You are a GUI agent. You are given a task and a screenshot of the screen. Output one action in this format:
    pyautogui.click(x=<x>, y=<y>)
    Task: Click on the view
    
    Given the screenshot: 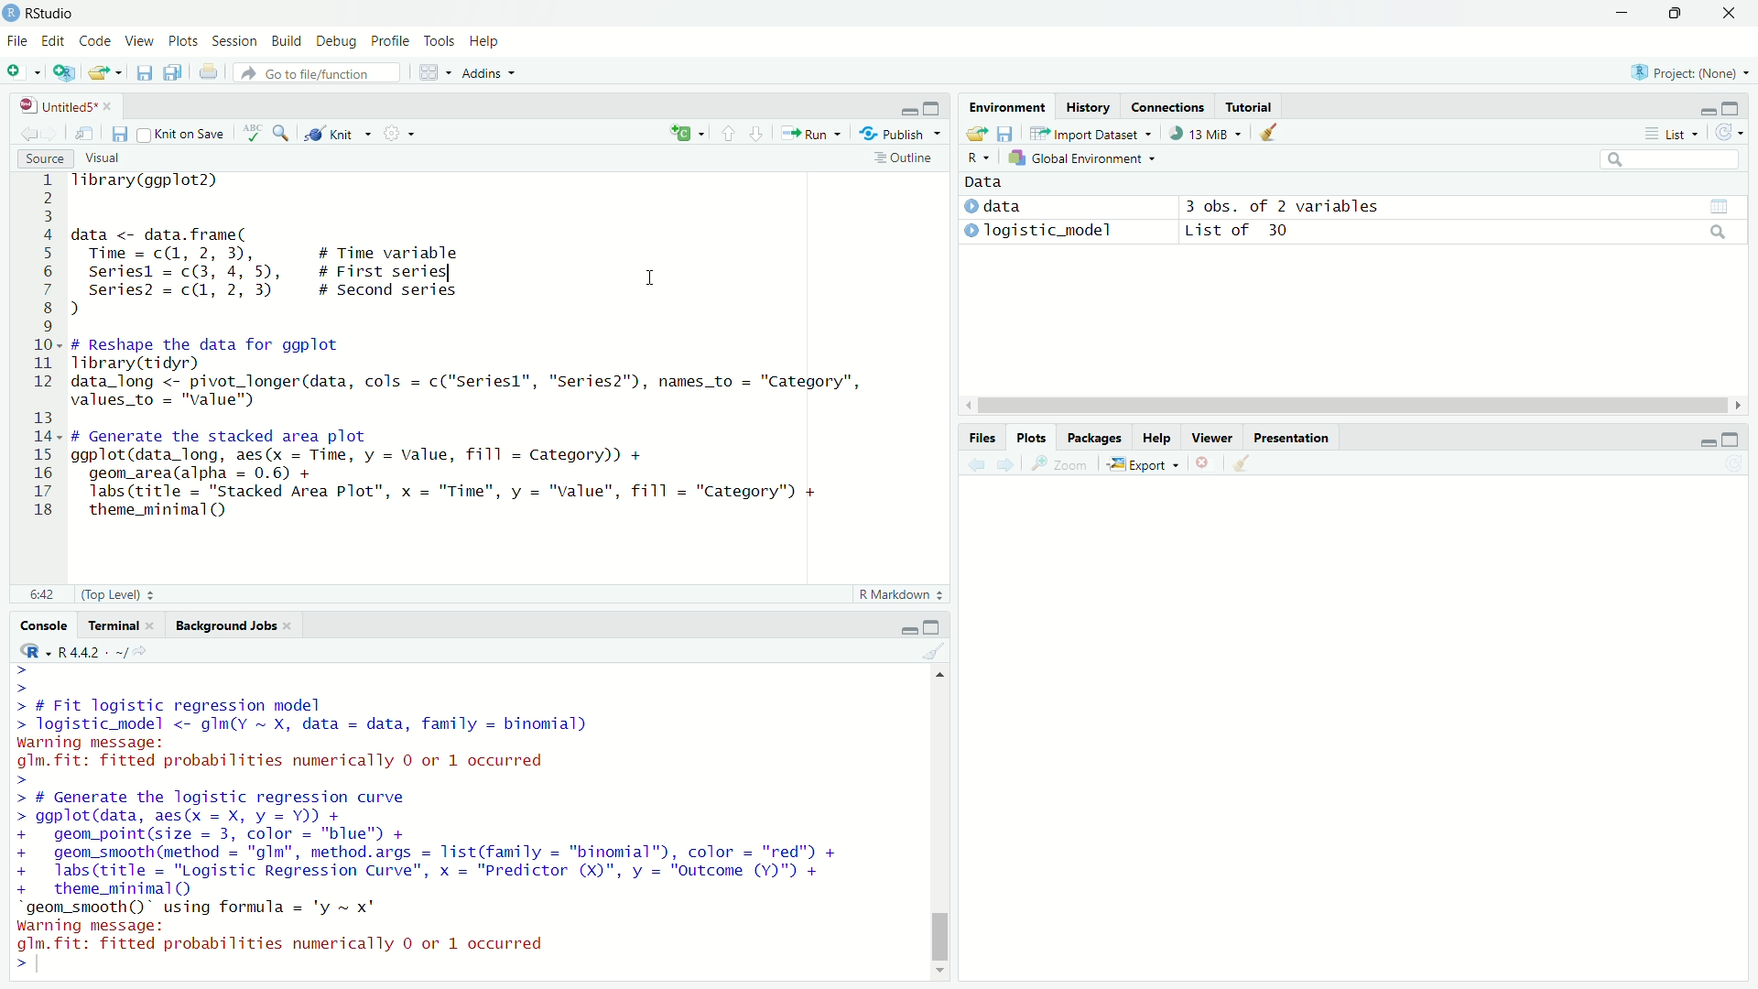 What is the action you would take?
    pyautogui.click(x=1720, y=205)
    